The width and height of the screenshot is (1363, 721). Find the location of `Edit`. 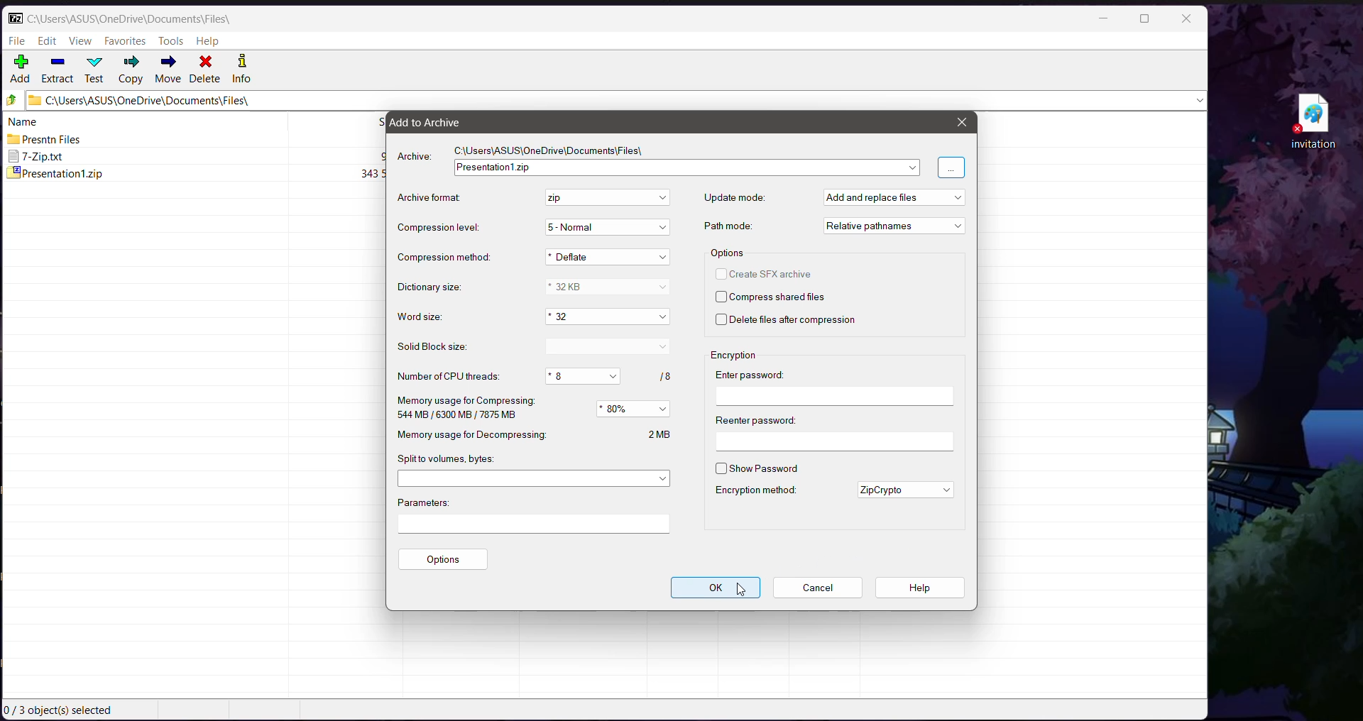

Edit is located at coordinates (48, 40).